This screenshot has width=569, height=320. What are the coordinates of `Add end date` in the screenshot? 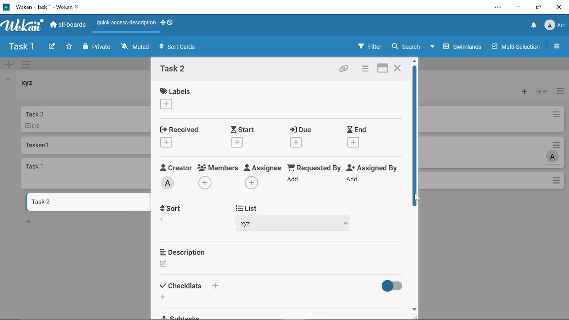 It's located at (353, 142).